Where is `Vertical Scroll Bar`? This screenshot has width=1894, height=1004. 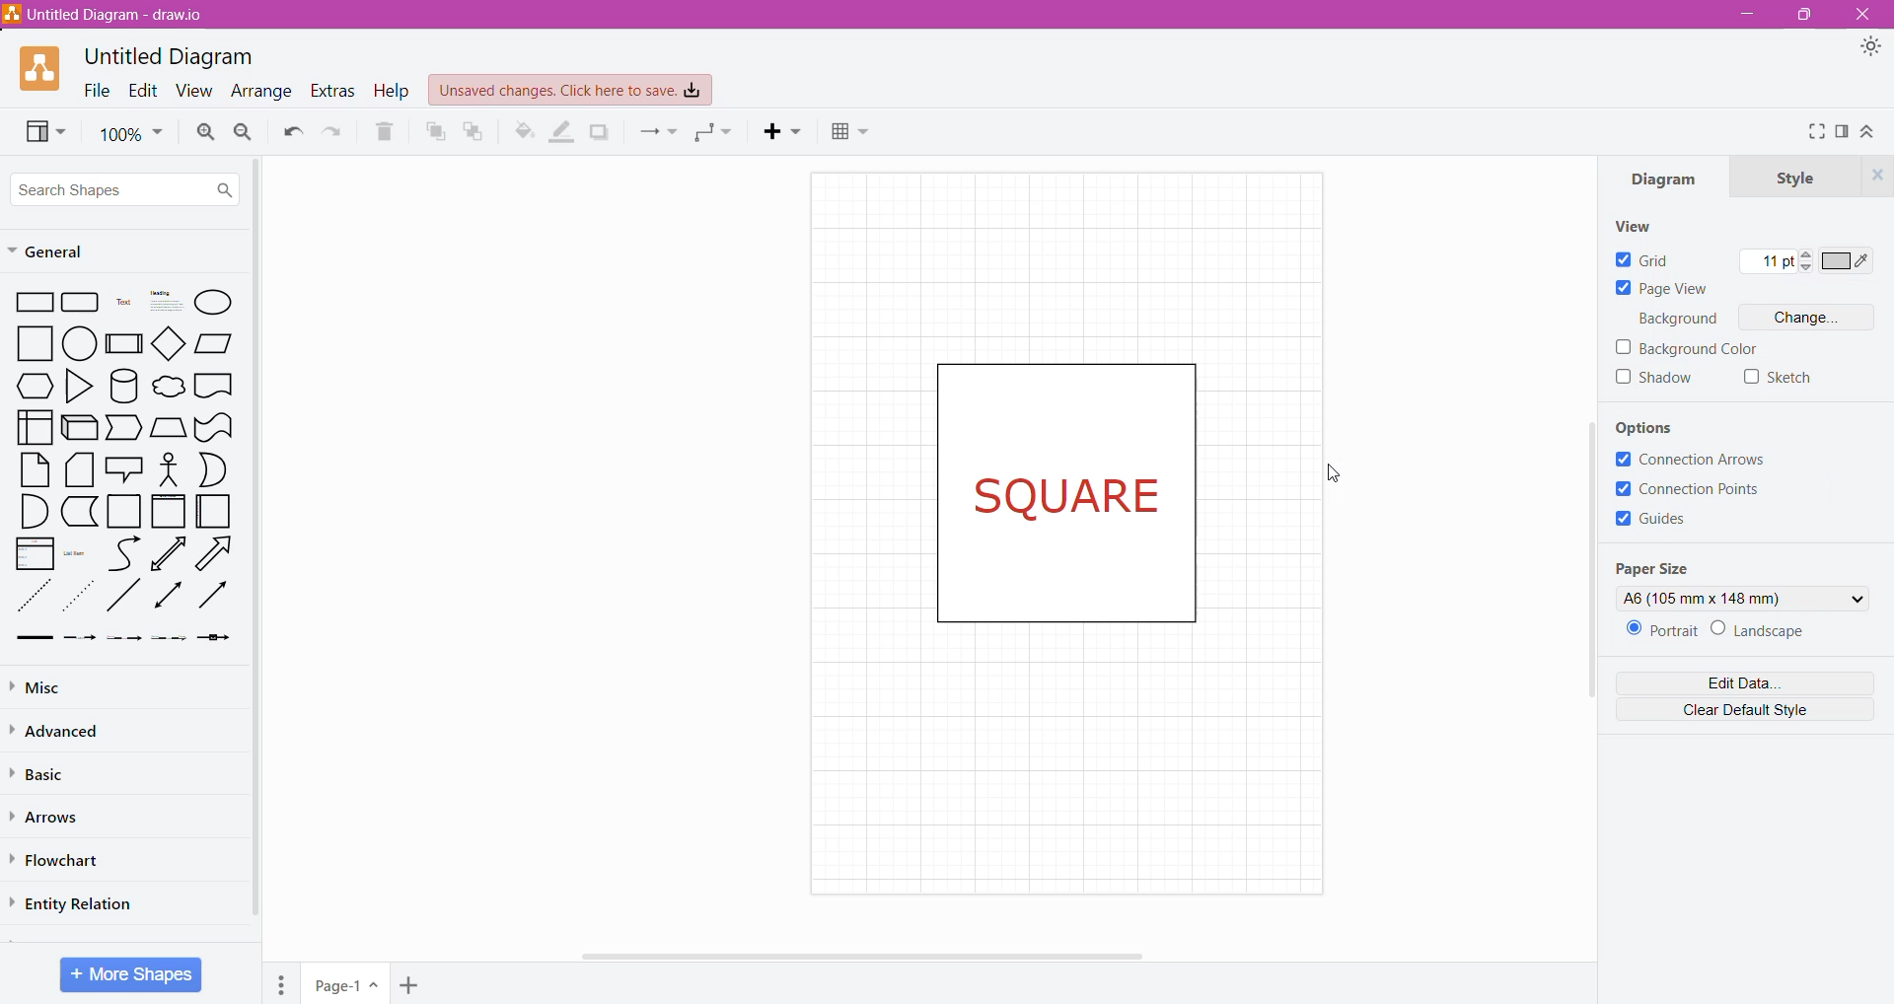 Vertical Scroll Bar is located at coordinates (257, 542).